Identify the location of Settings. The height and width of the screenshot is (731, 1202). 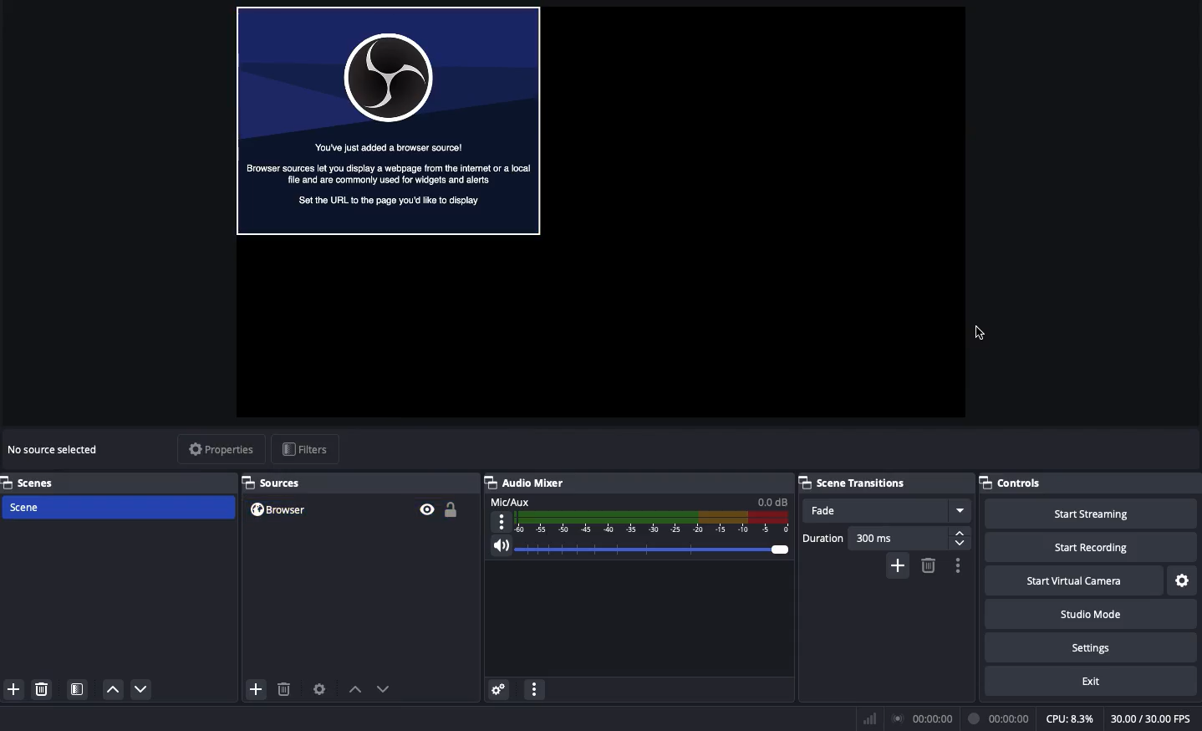
(1184, 580).